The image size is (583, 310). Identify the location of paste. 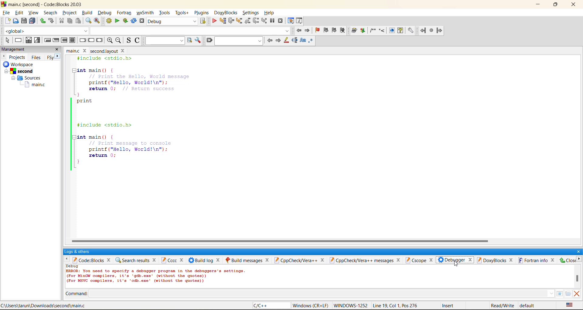
(79, 21).